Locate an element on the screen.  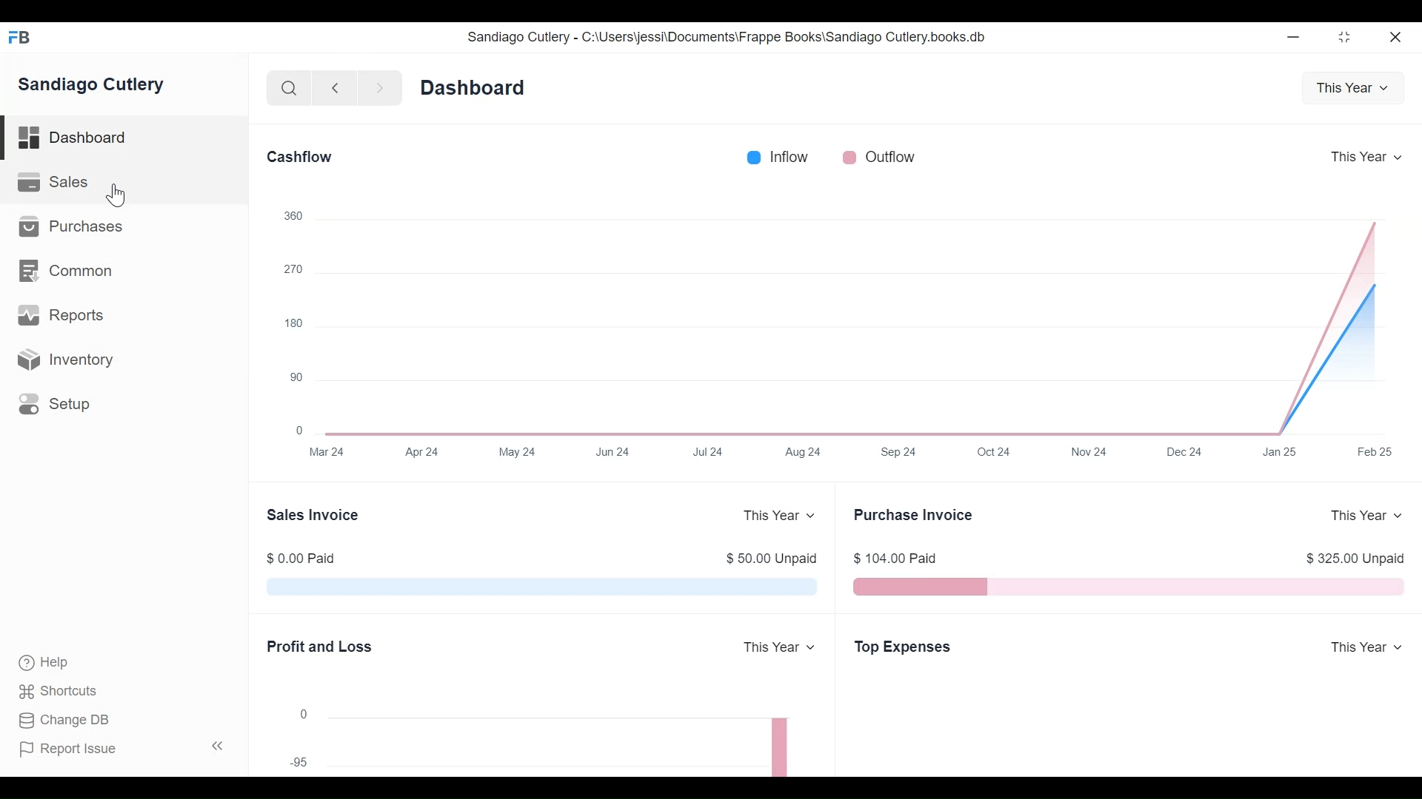
Purchases is located at coordinates (72, 226).